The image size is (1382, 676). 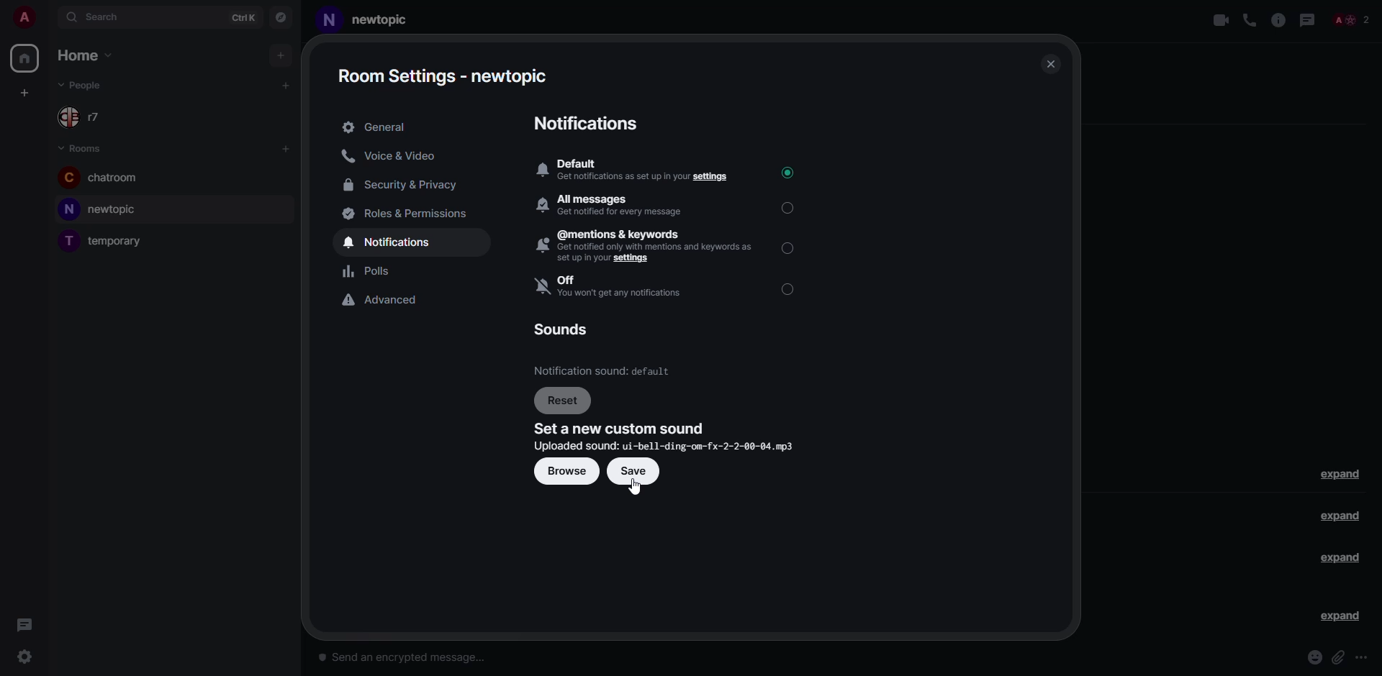 What do you see at coordinates (24, 622) in the screenshot?
I see `threads` at bounding box center [24, 622].